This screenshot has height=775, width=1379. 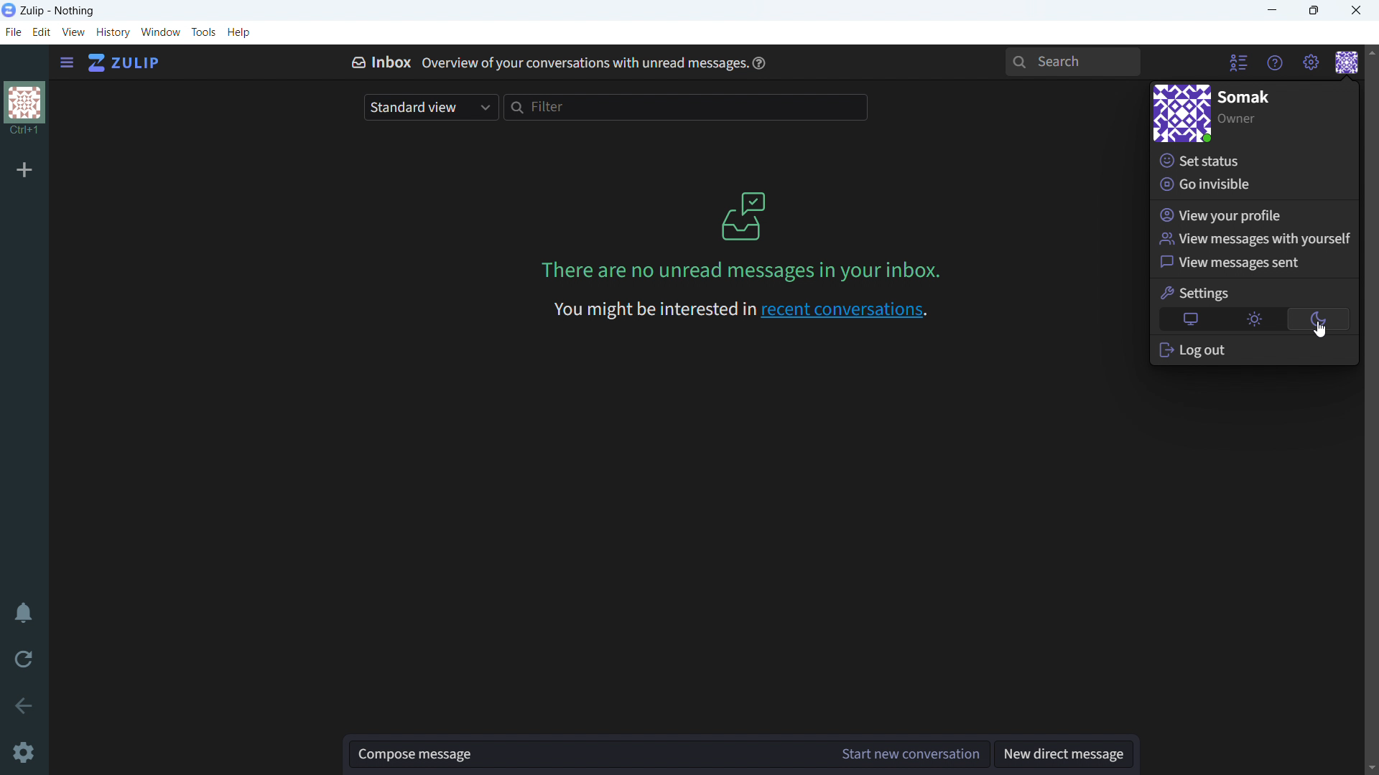 What do you see at coordinates (1255, 349) in the screenshot?
I see `log out` at bounding box center [1255, 349].